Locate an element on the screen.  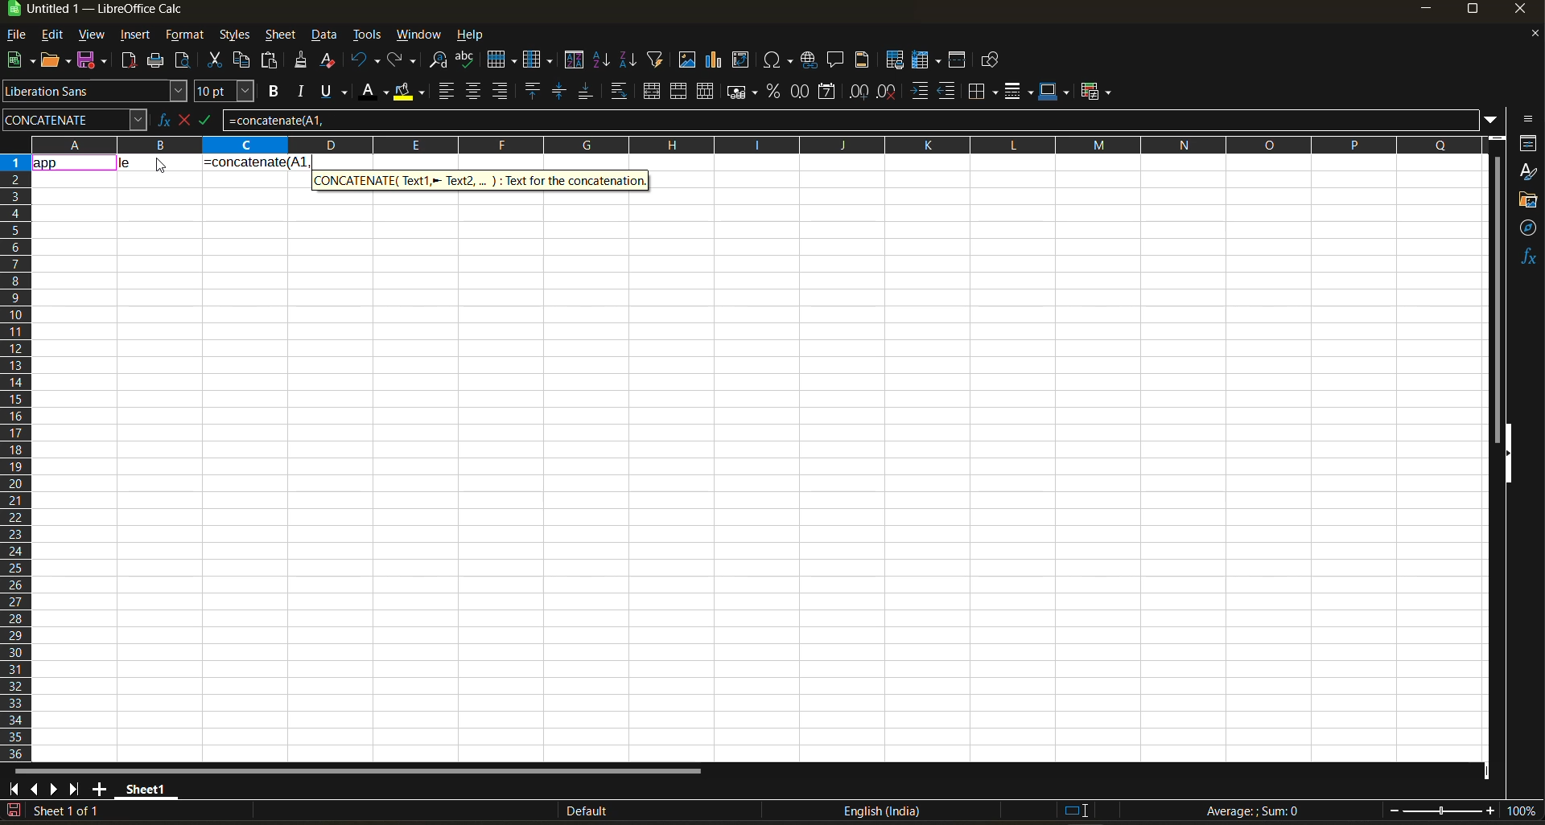
increase indent is located at coordinates (921, 92).